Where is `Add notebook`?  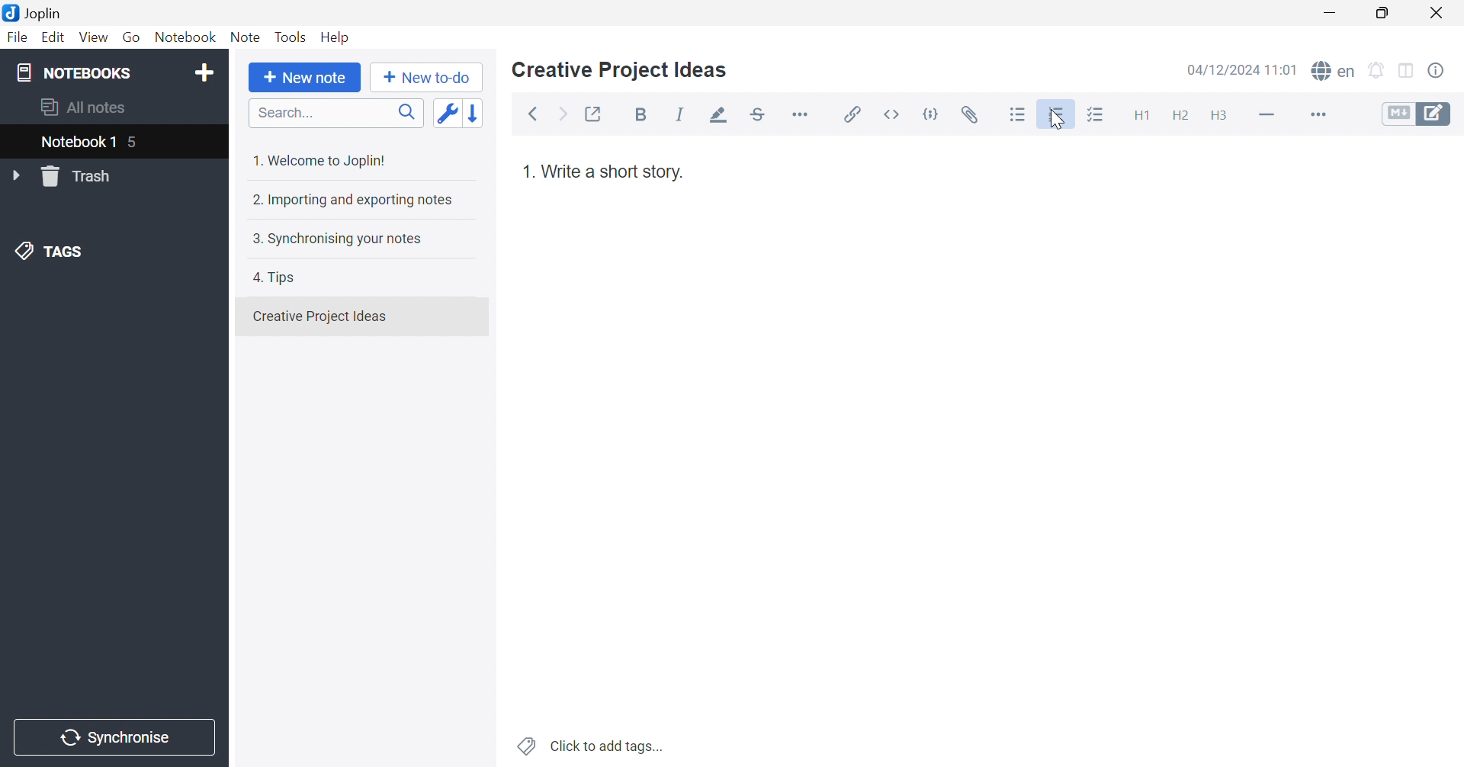
Add notebook is located at coordinates (204, 71).